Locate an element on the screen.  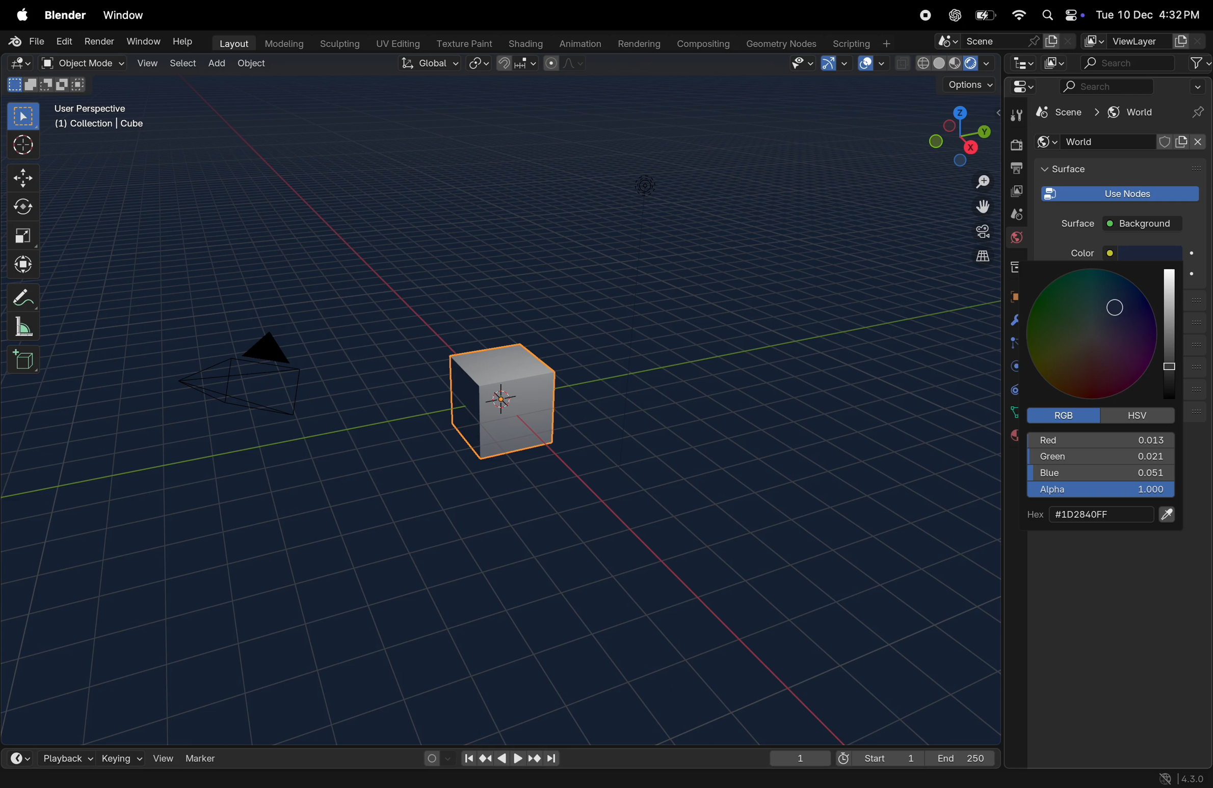
material is located at coordinates (1015, 436).